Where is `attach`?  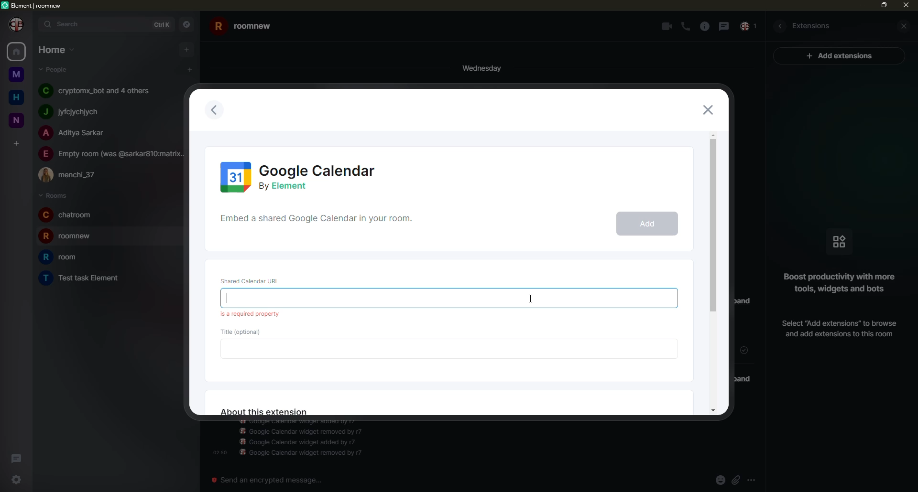
attach is located at coordinates (735, 479).